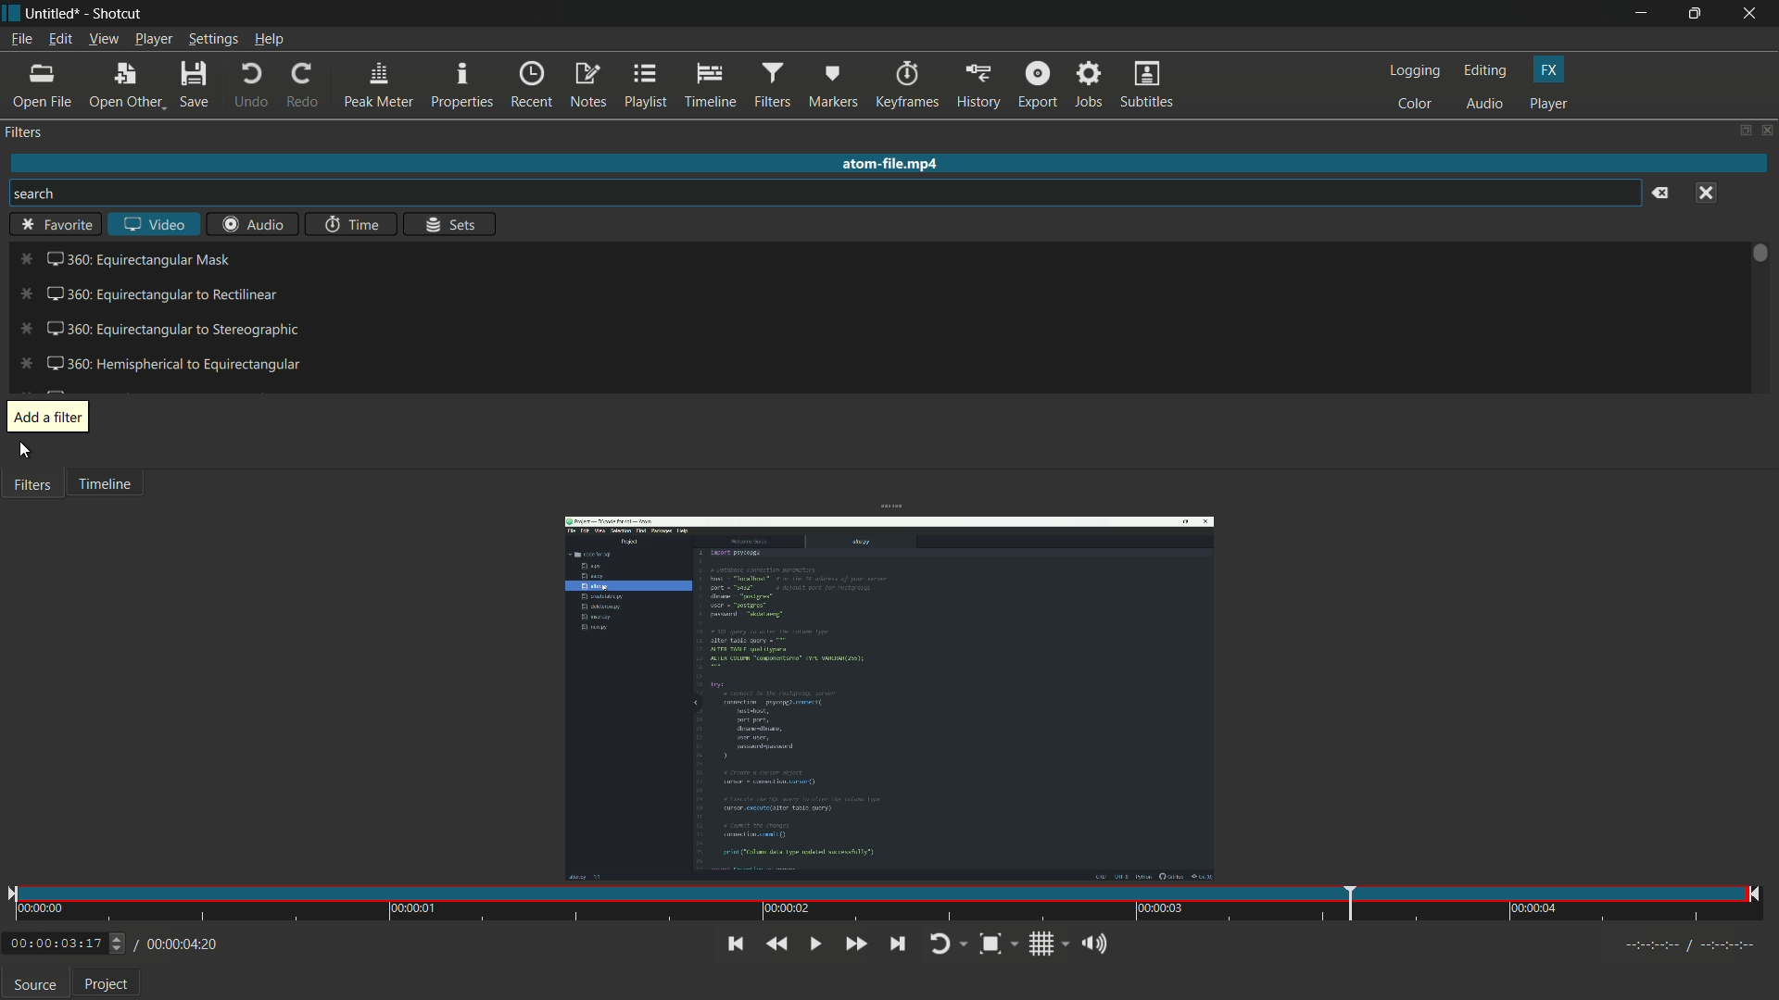 The height and width of the screenshot is (1000, 1779). Describe the element at coordinates (1417, 71) in the screenshot. I see `logging` at that location.